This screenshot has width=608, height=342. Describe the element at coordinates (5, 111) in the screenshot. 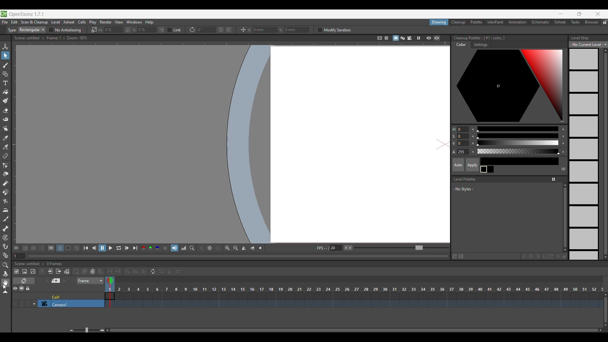

I see `Eraser tool` at that location.